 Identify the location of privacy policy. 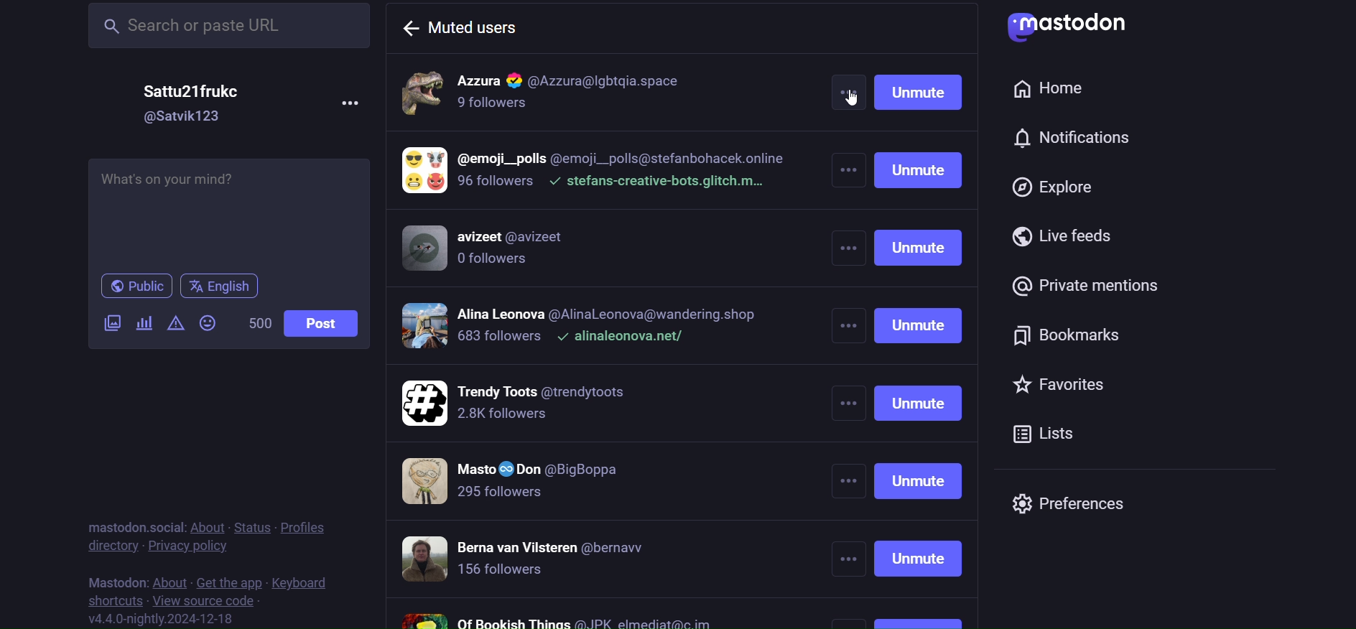
(187, 547).